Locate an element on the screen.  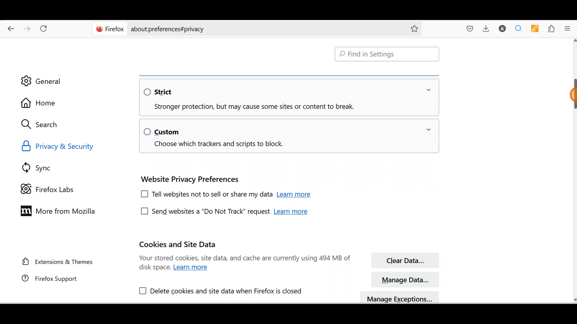
Learn more is located at coordinates (295, 195).